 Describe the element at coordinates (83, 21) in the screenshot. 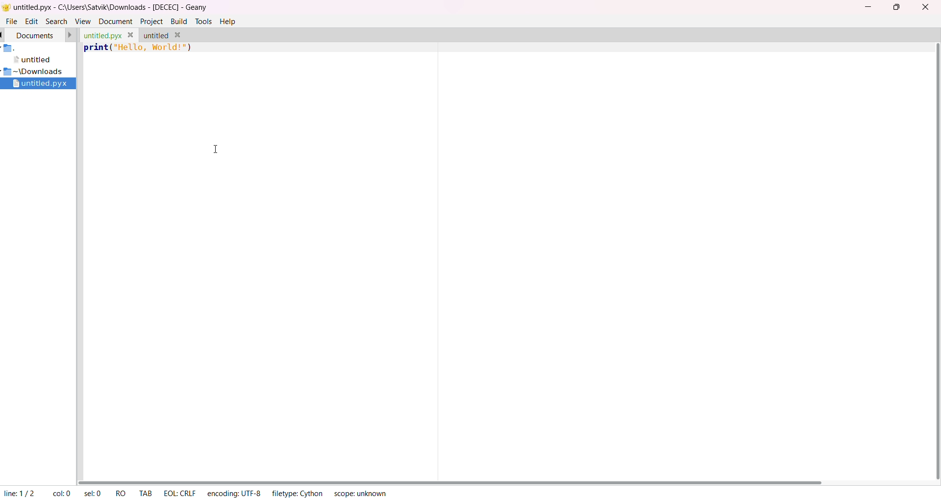

I see `view` at that location.